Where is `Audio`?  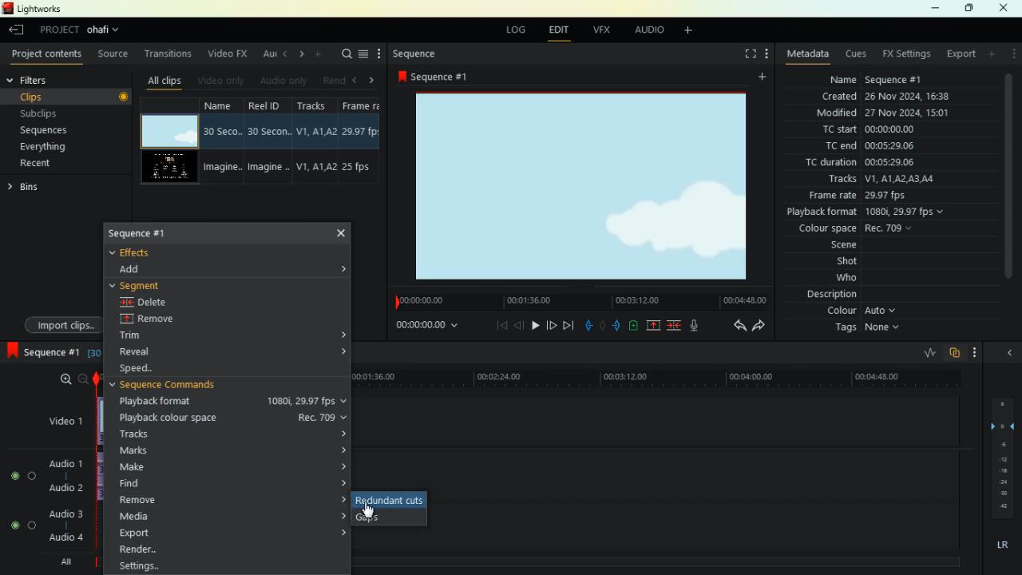 Audio is located at coordinates (68, 489).